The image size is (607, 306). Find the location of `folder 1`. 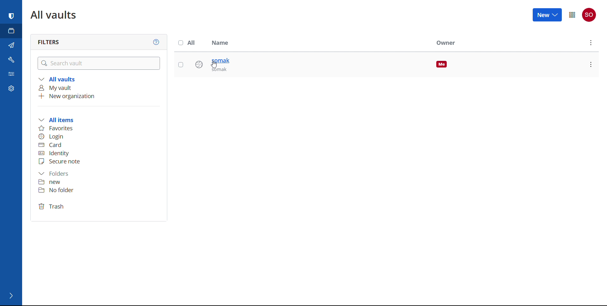

folder 1 is located at coordinates (96, 181).